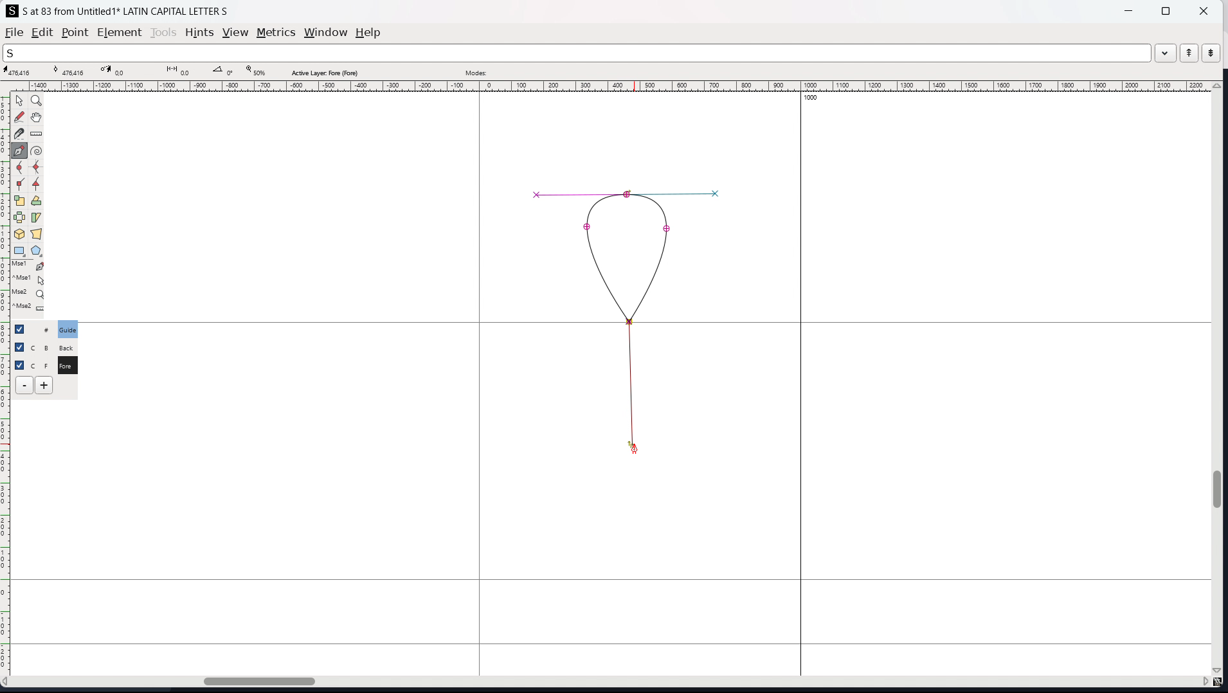  Describe the element at coordinates (37, 134) in the screenshot. I see `measure distance, angle between two points` at that location.